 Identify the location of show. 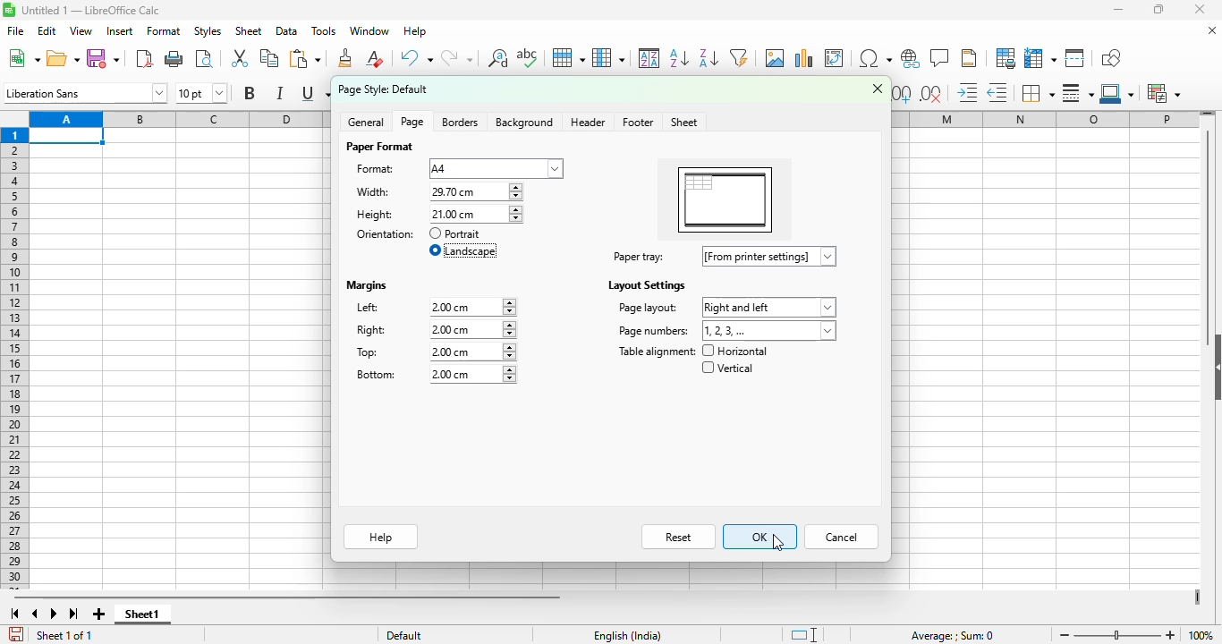
(1214, 366).